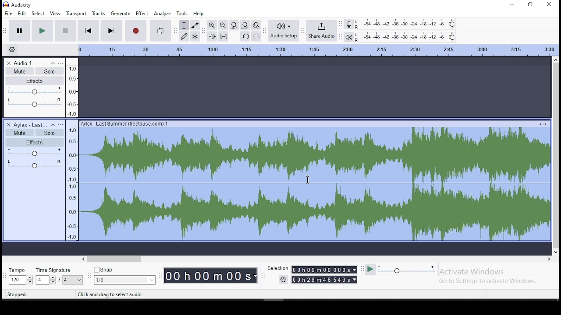 This screenshot has width=561, height=315. Describe the element at coordinates (210, 274) in the screenshot. I see `timer` at that location.